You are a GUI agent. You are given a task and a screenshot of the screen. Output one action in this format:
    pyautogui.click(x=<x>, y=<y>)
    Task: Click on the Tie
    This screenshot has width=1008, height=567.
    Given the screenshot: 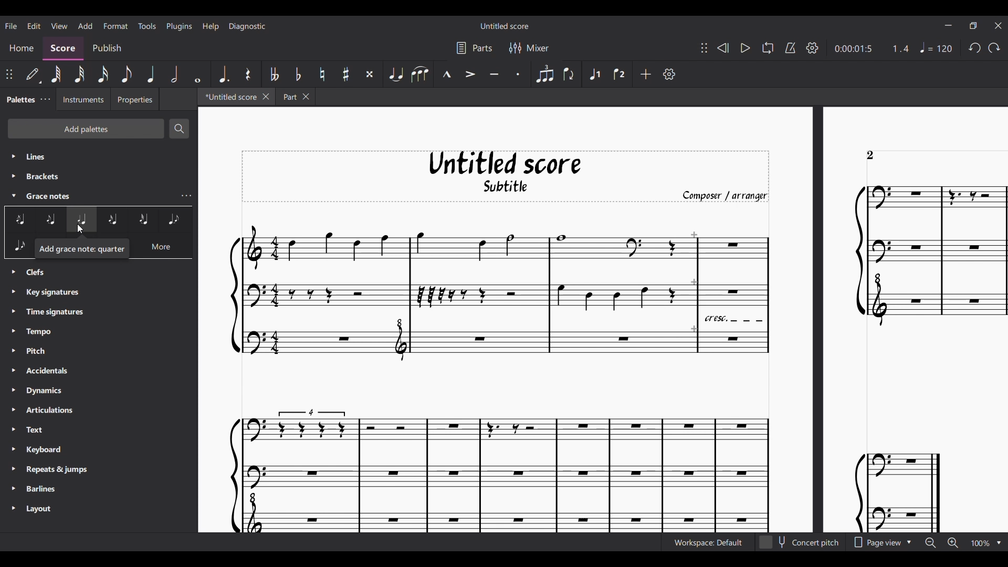 What is the action you would take?
    pyautogui.click(x=395, y=74)
    